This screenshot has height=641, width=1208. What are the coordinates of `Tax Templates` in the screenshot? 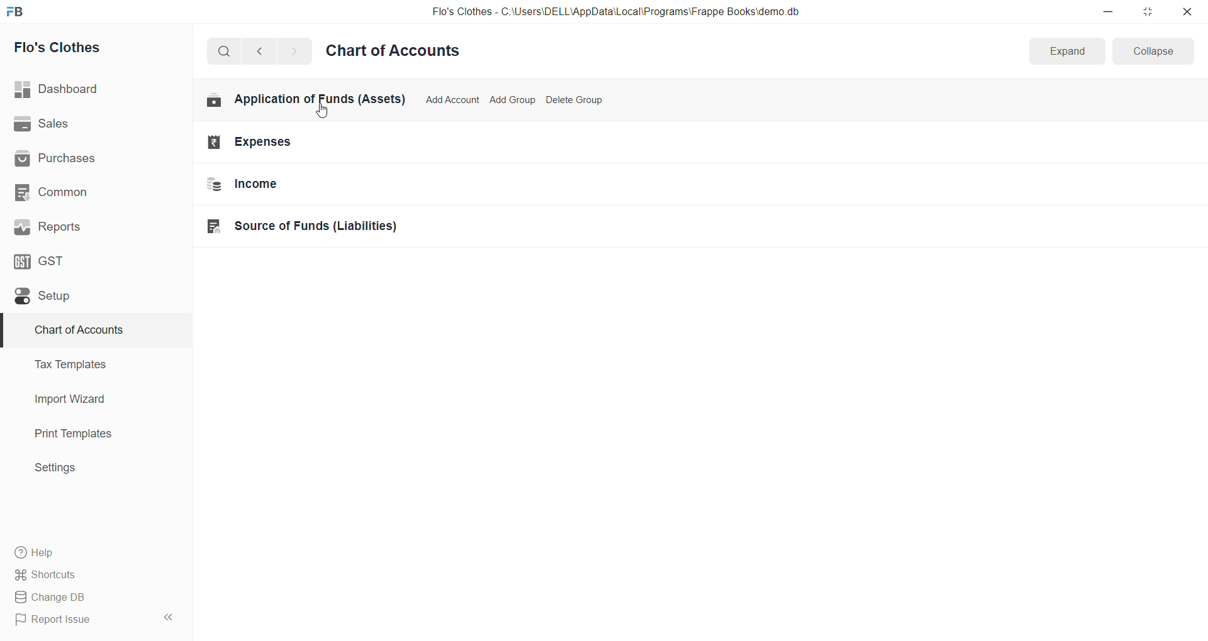 It's located at (89, 364).